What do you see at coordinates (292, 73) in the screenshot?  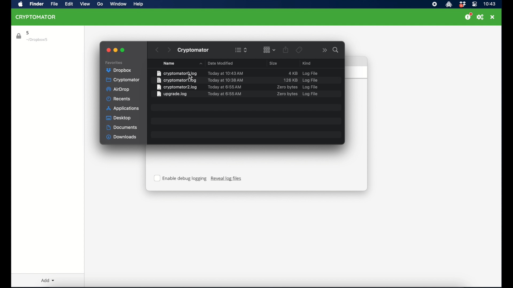 I see `size` at bounding box center [292, 73].